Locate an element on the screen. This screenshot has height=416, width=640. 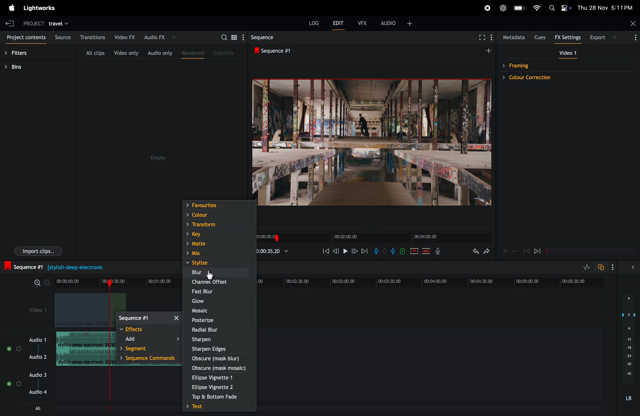
toggle betweeen list view is located at coordinates (234, 37).